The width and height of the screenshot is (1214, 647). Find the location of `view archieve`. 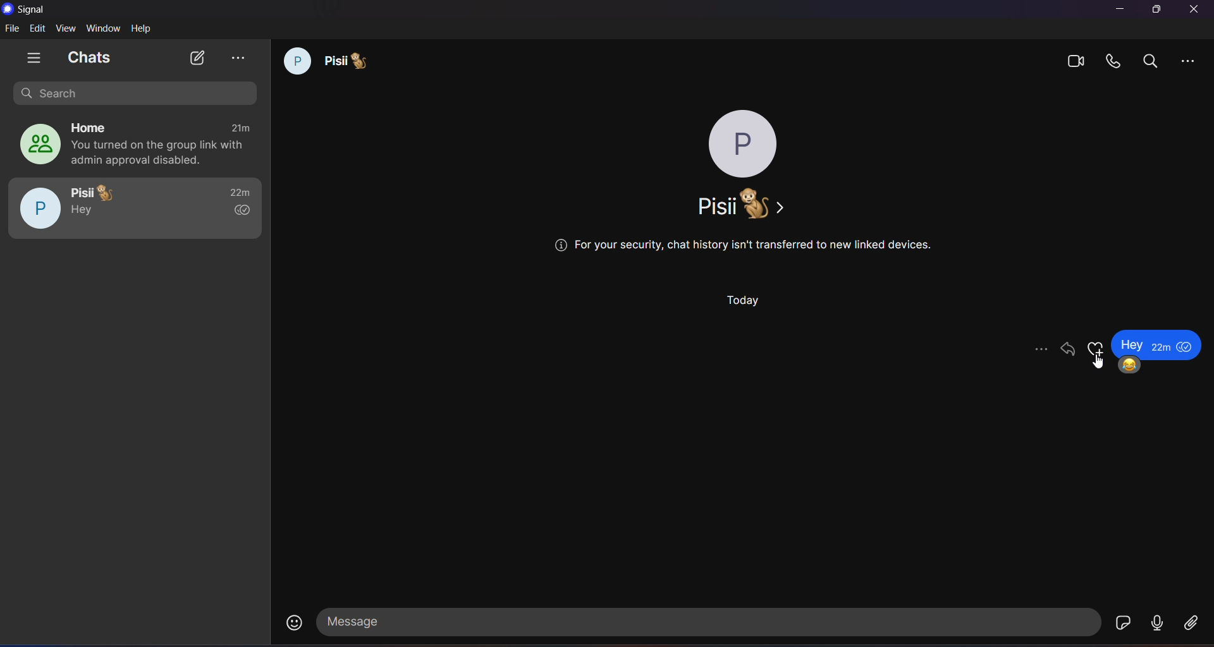

view archieve is located at coordinates (237, 58).